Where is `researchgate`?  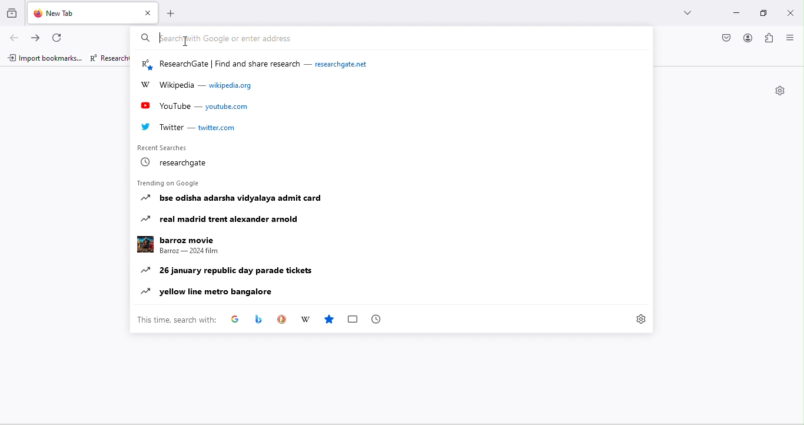
researchgate is located at coordinates (255, 66).